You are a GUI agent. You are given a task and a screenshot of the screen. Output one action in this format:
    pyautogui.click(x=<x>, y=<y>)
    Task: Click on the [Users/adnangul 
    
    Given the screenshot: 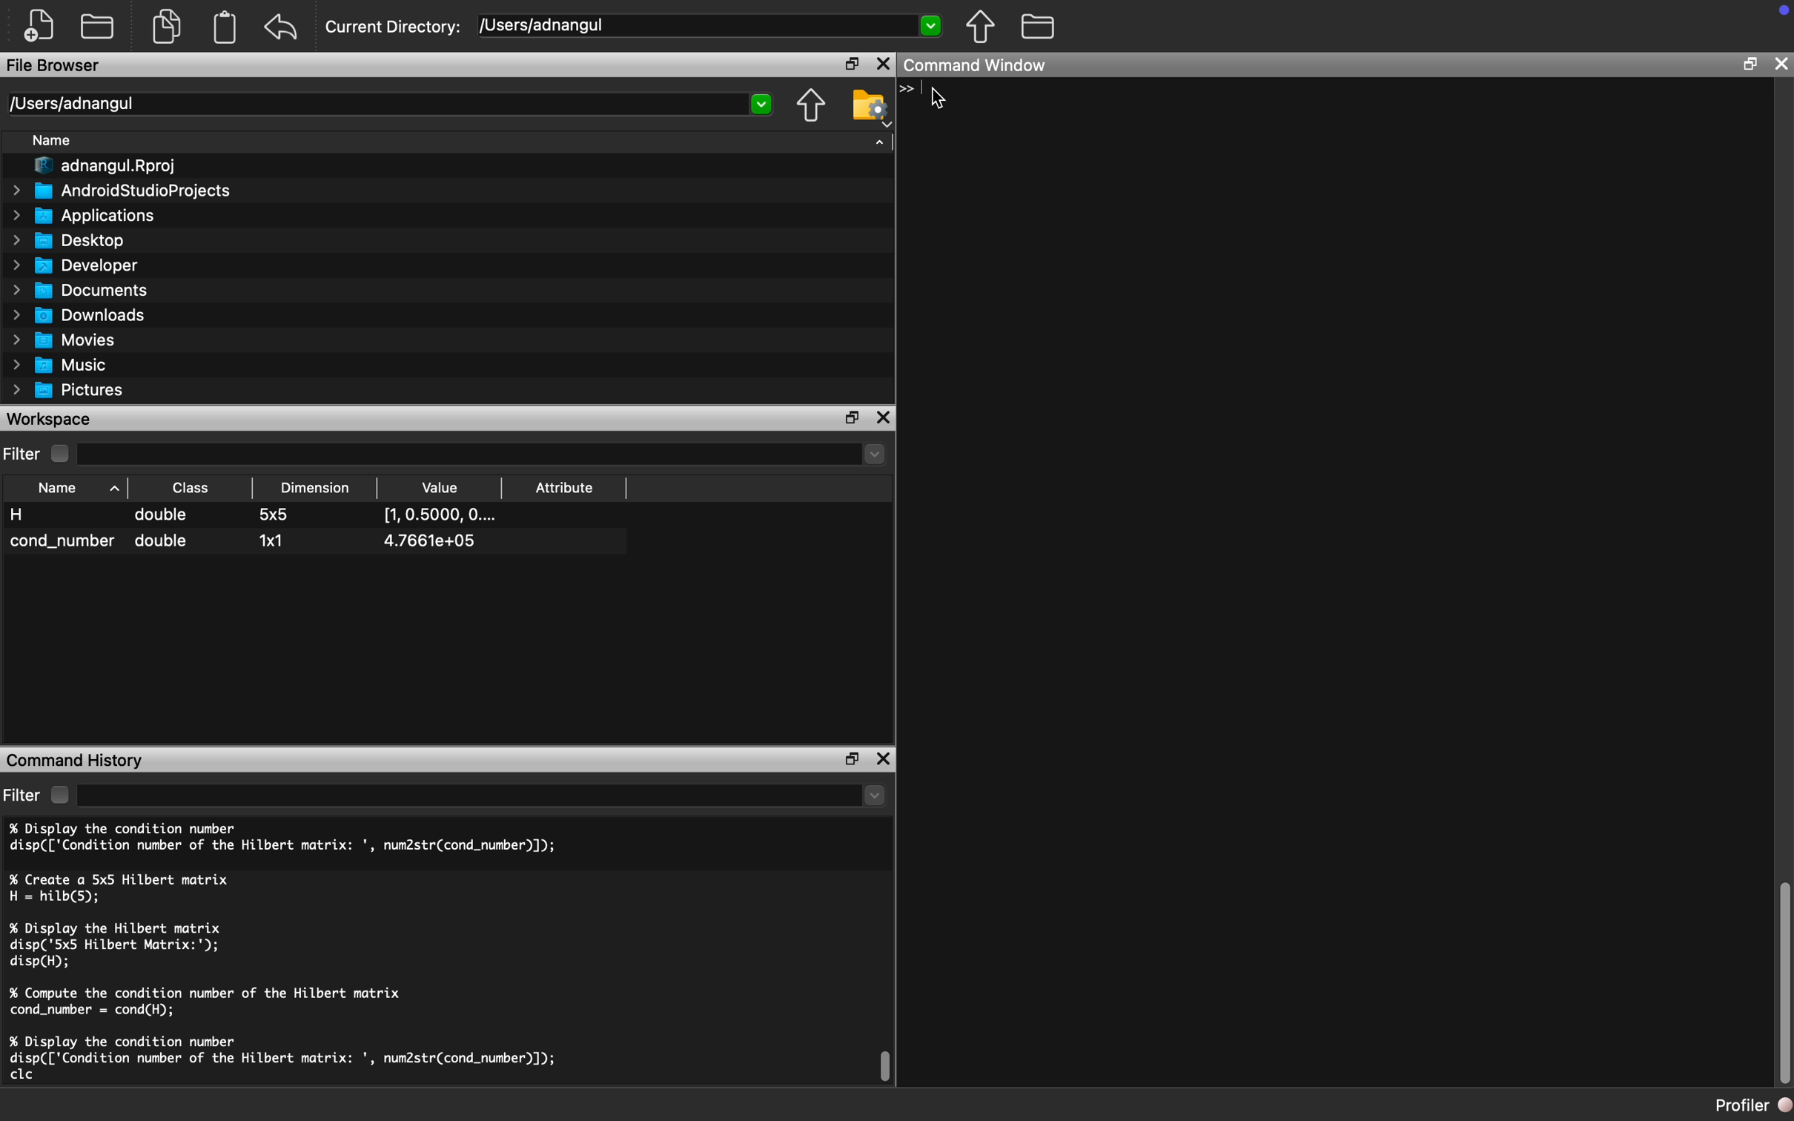 What is the action you would take?
    pyautogui.click(x=709, y=28)
    